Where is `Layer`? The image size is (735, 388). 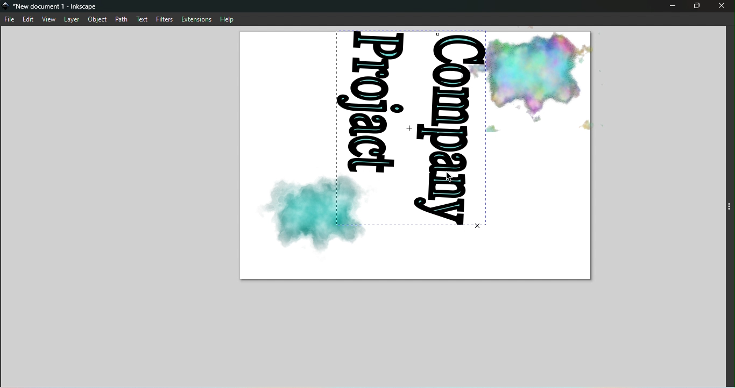
Layer is located at coordinates (72, 20).